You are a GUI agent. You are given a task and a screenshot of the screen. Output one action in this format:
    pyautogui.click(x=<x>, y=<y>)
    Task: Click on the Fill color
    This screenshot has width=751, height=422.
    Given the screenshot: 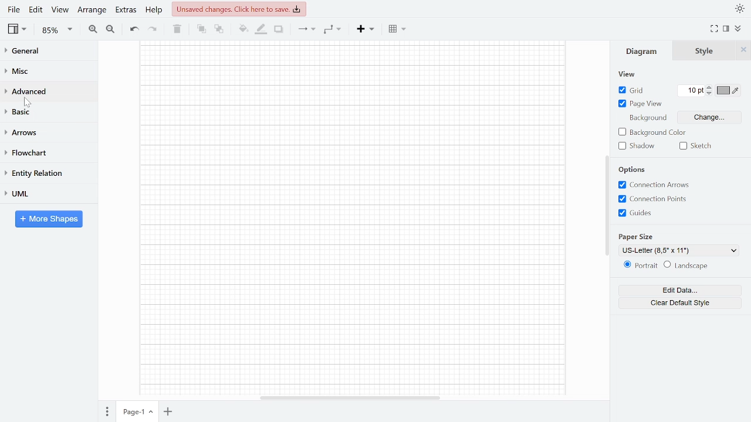 What is the action you would take?
    pyautogui.click(x=243, y=30)
    